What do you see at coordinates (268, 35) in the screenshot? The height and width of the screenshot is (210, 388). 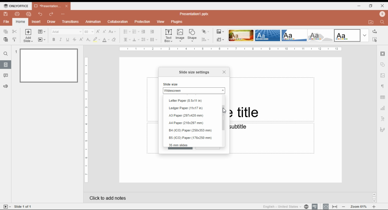 I see `slide them option` at bounding box center [268, 35].